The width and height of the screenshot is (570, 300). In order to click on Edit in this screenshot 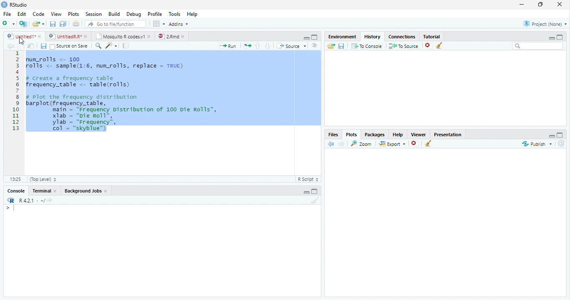, I will do `click(22, 13)`.